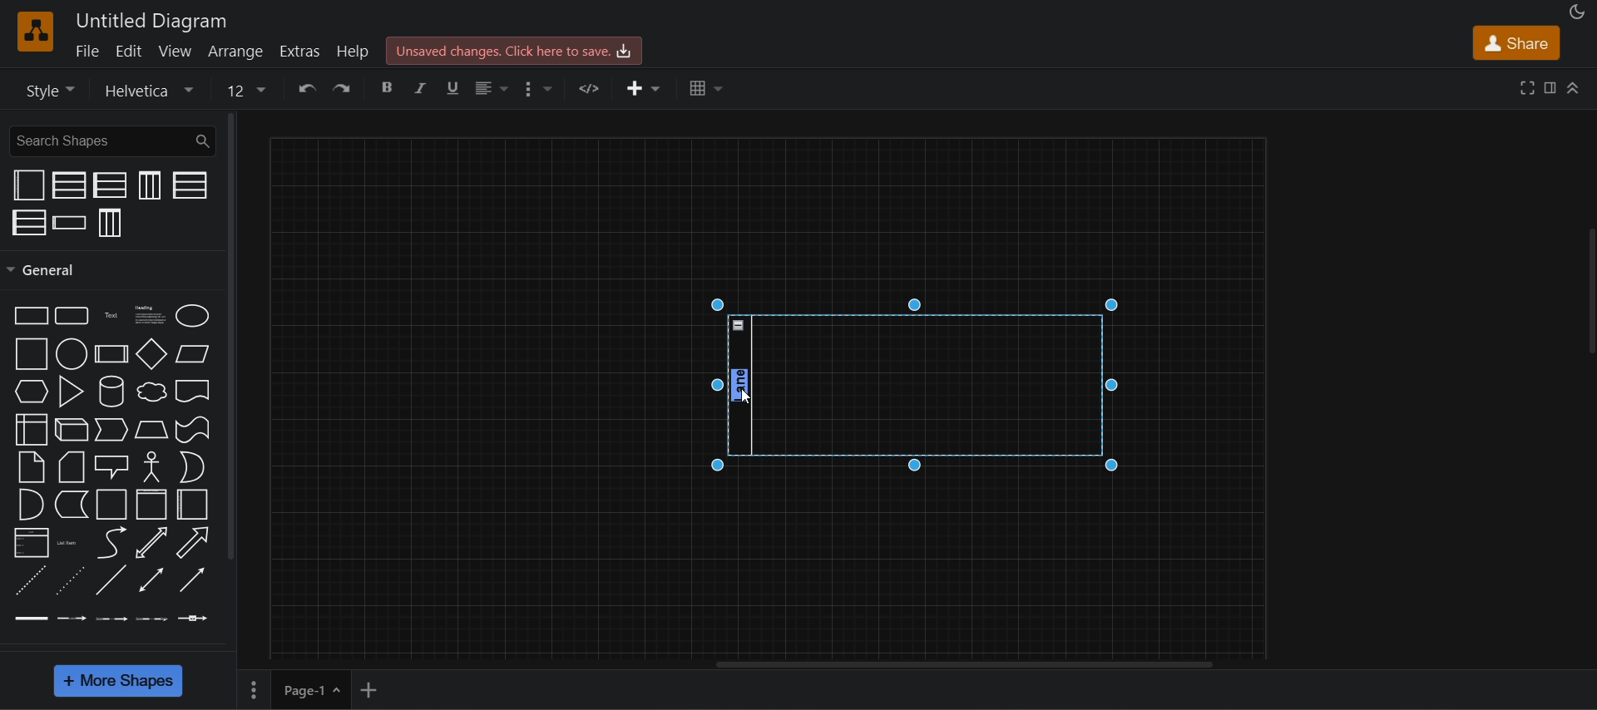  I want to click on horizontal container, so click(192, 504).